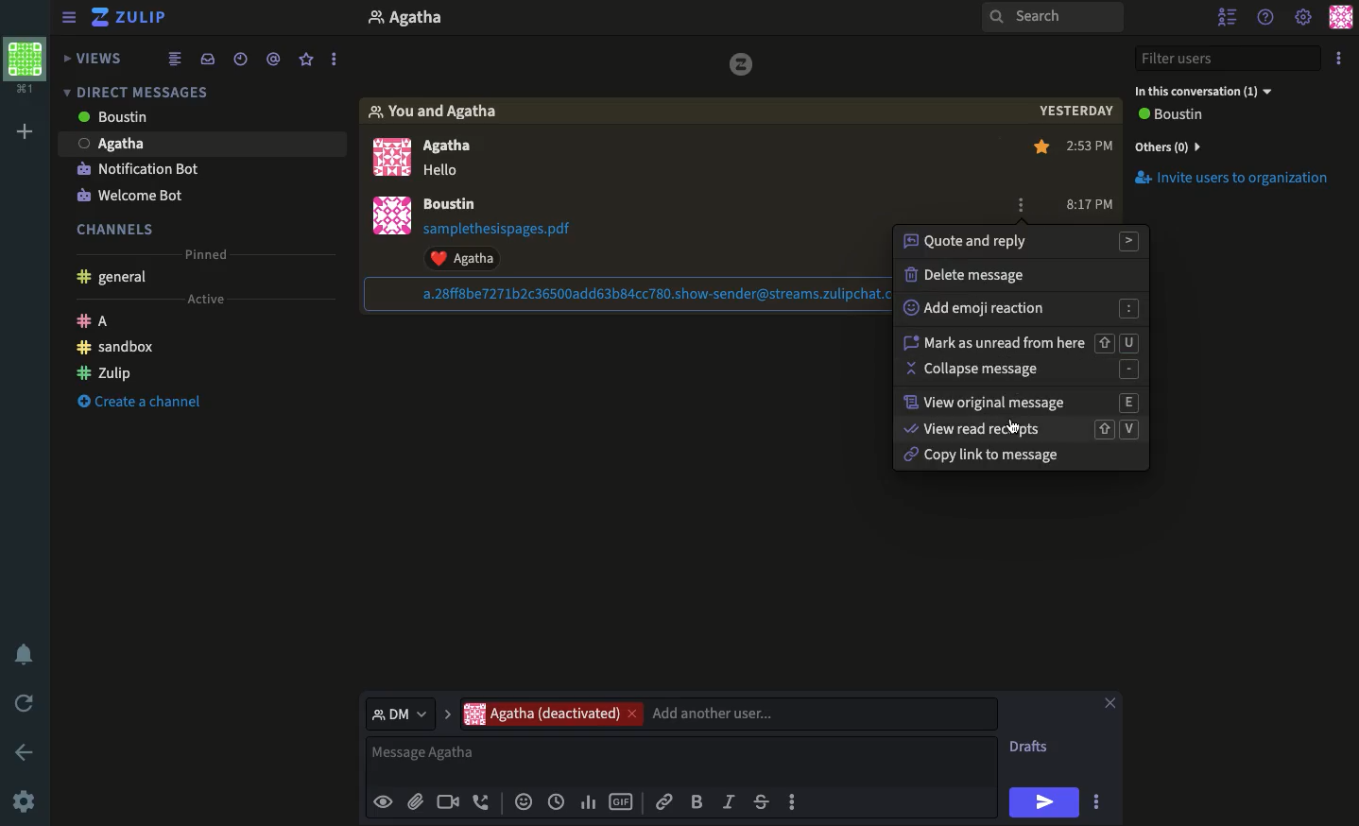  Describe the element at coordinates (24, 803) in the screenshot. I see `Settings` at that location.